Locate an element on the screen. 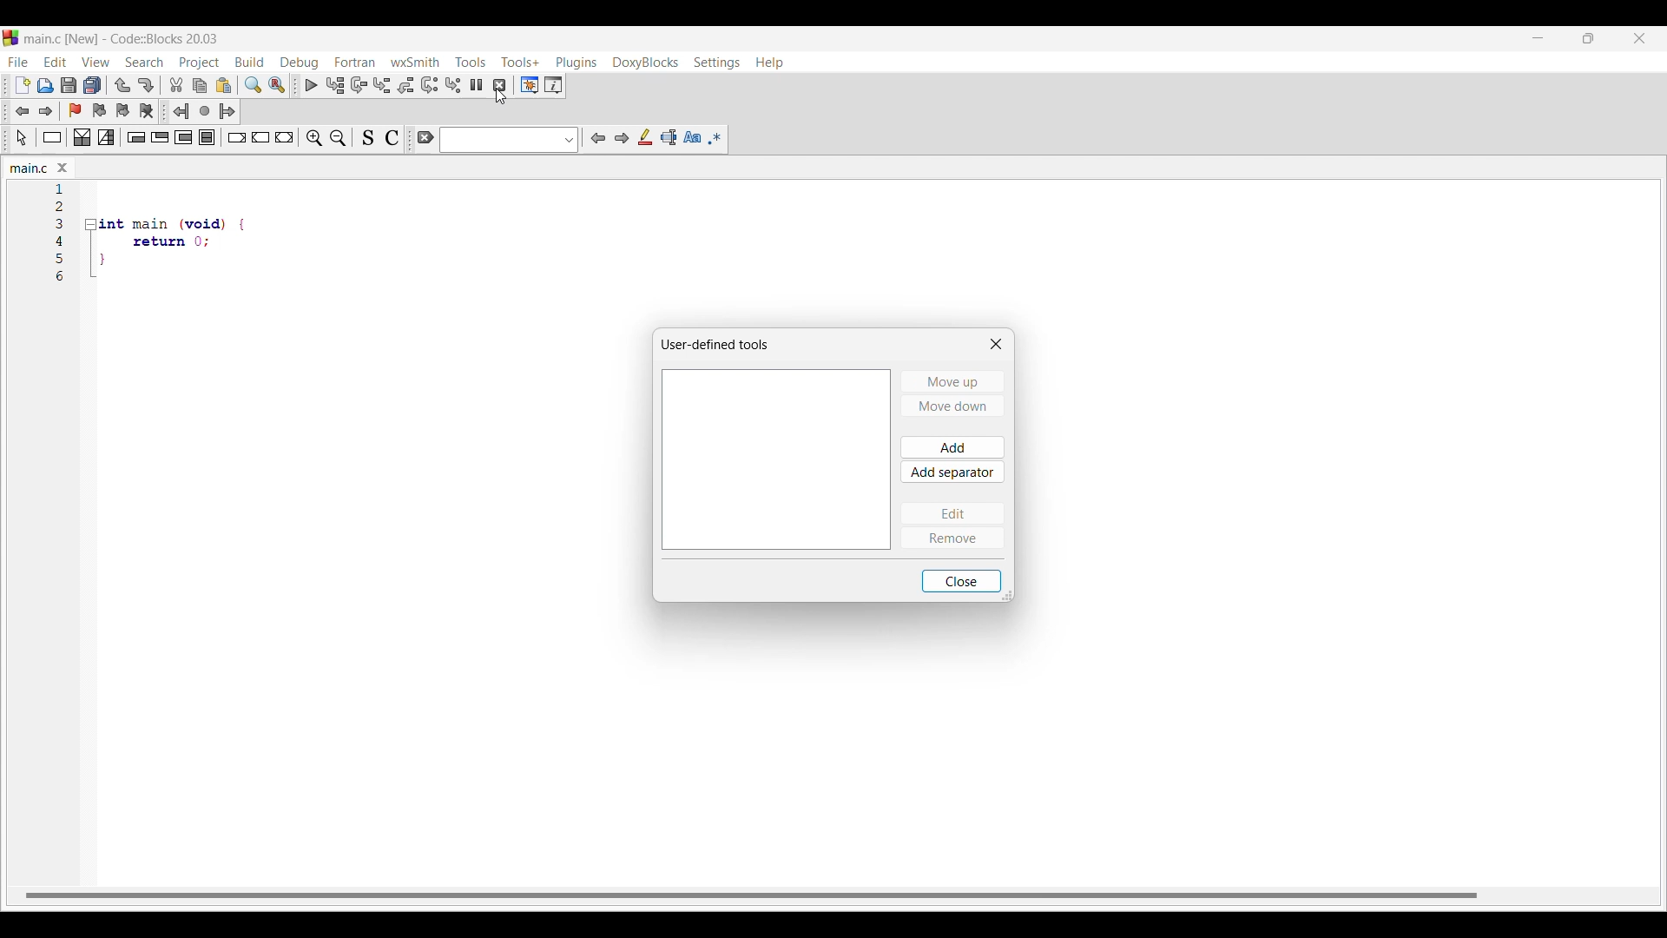  Next is located at coordinates (621, 137).